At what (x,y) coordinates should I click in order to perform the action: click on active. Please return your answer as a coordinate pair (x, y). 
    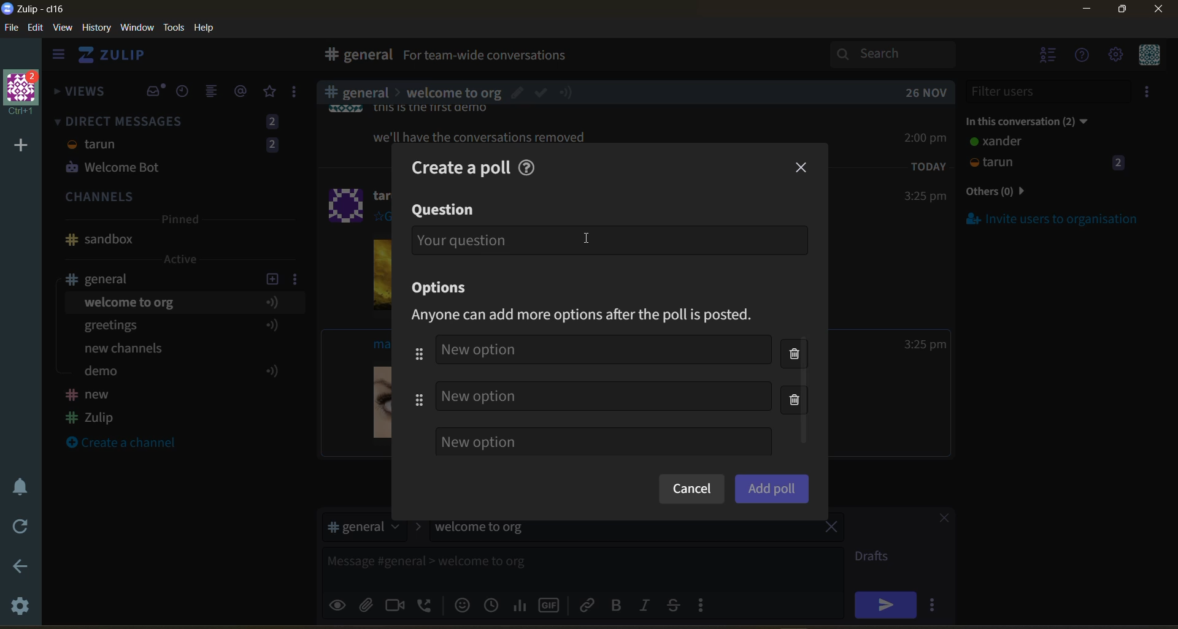
    Looking at the image, I should click on (182, 259).